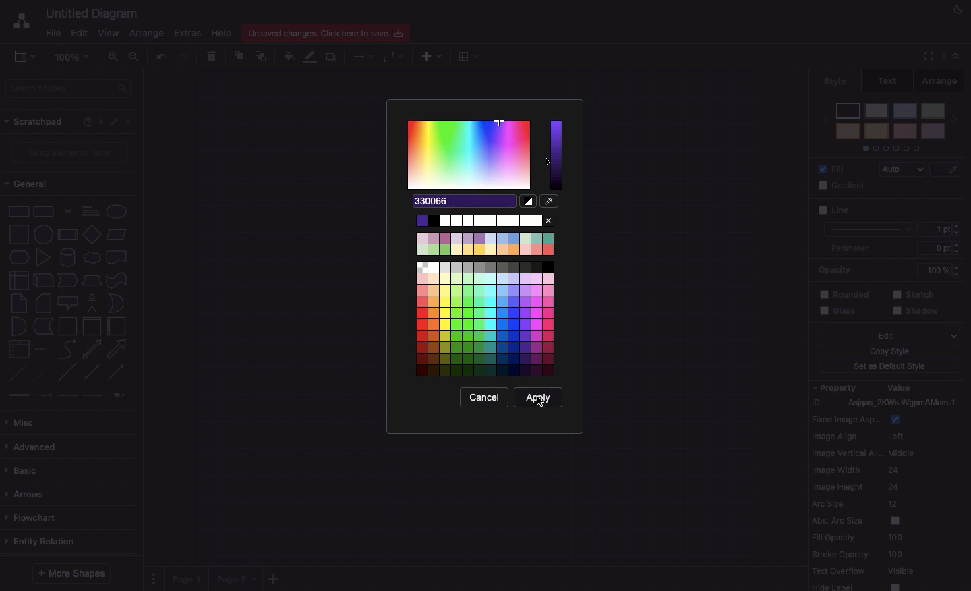  Describe the element at coordinates (43, 540) in the screenshot. I see `Entity relation` at that location.